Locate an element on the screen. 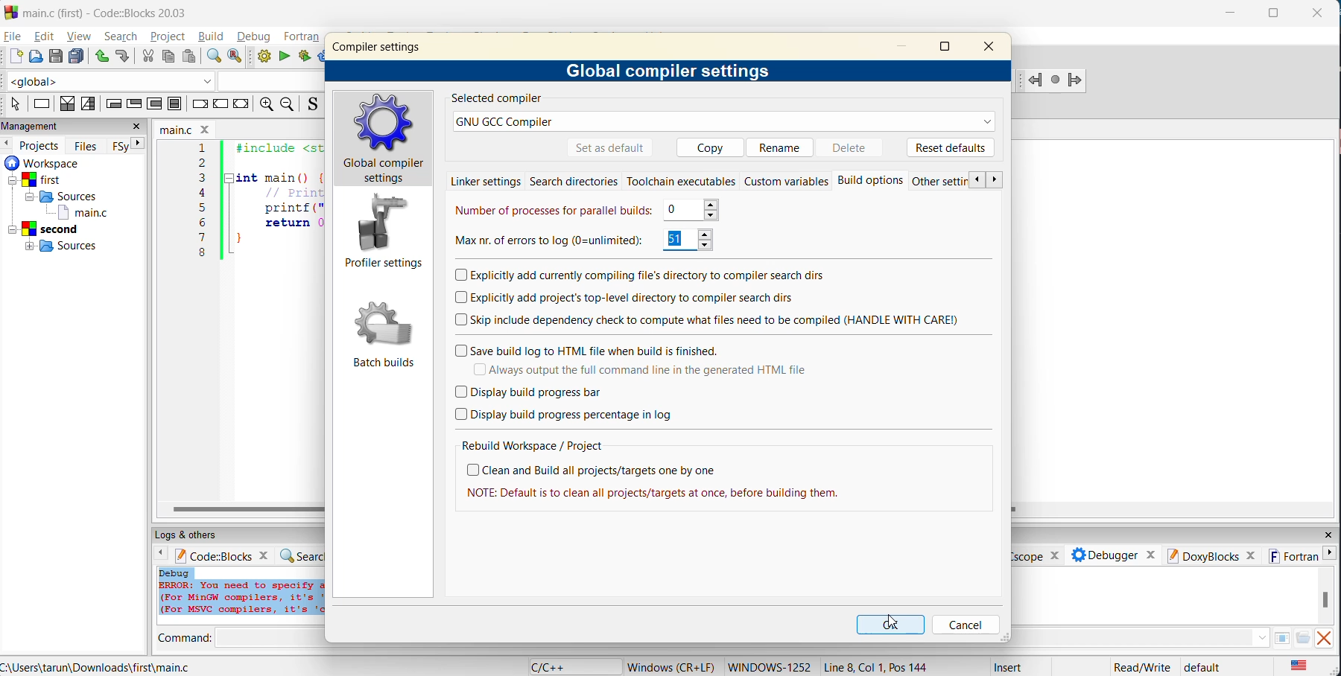  profile settings is located at coordinates (385, 232).